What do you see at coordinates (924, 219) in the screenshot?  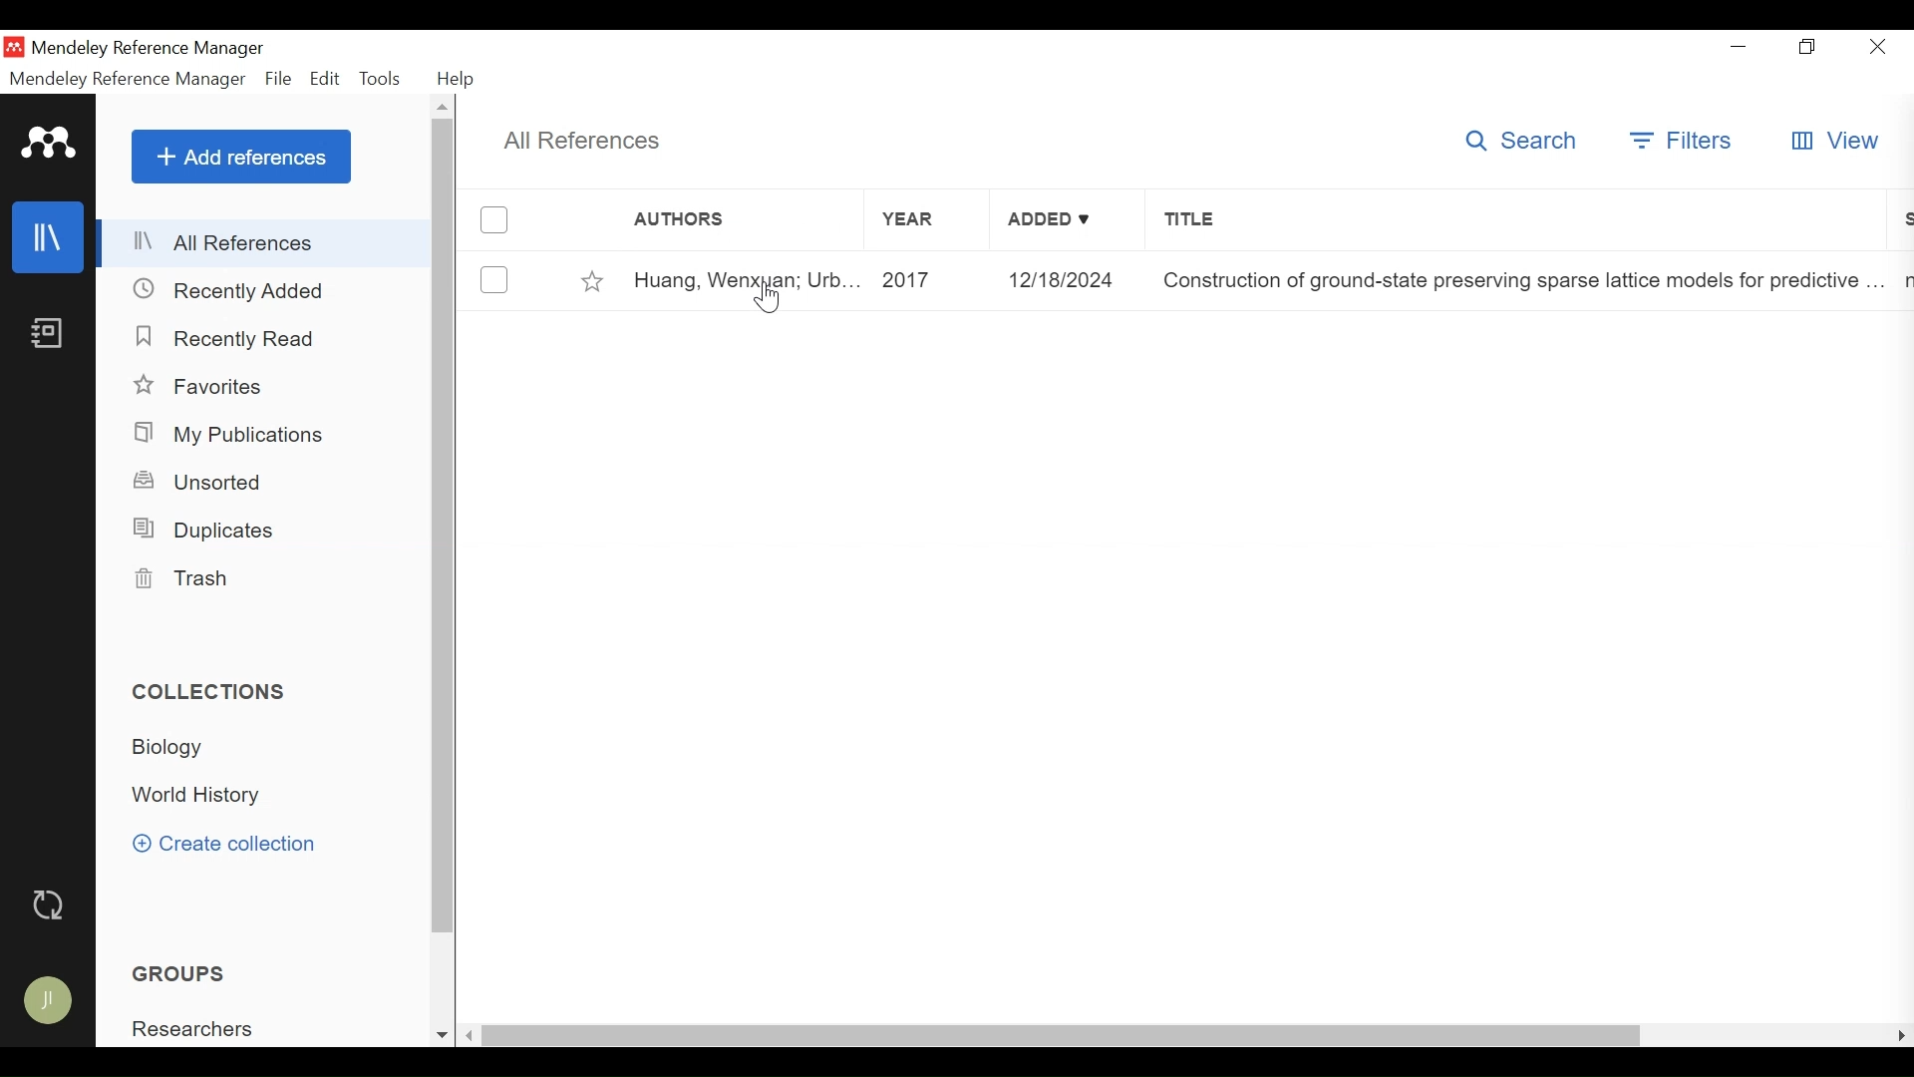 I see `Year` at bounding box center [924, 219].